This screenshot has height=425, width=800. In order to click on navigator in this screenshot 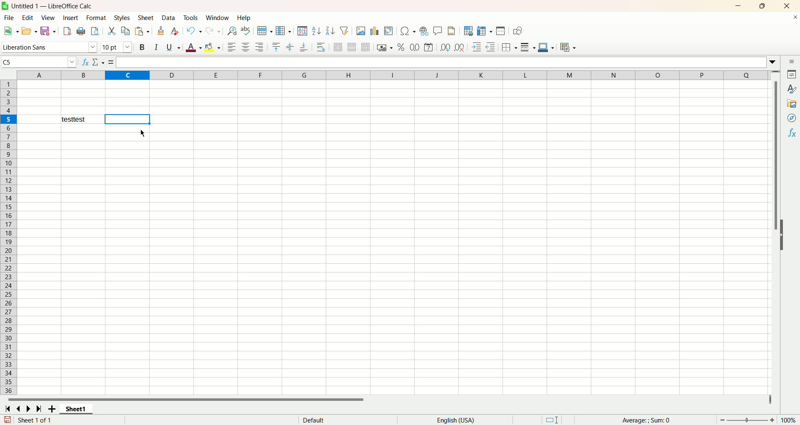, I will do `click(792, 118)`.